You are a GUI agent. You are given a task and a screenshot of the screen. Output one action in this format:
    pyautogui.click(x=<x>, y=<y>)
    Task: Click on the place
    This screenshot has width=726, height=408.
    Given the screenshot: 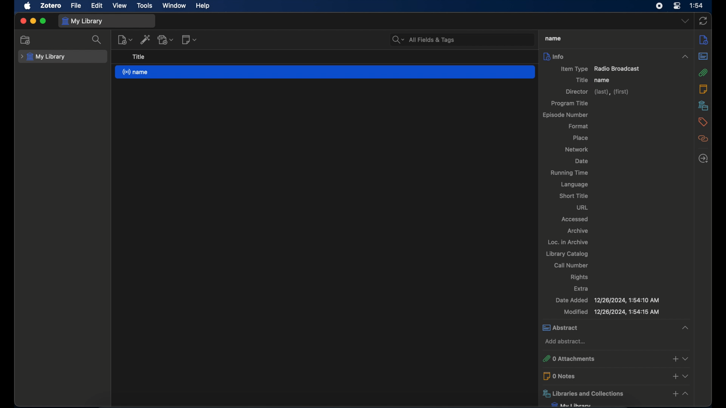 What is the action you would take?
    pyautogui.click(x=580, y=138)
    